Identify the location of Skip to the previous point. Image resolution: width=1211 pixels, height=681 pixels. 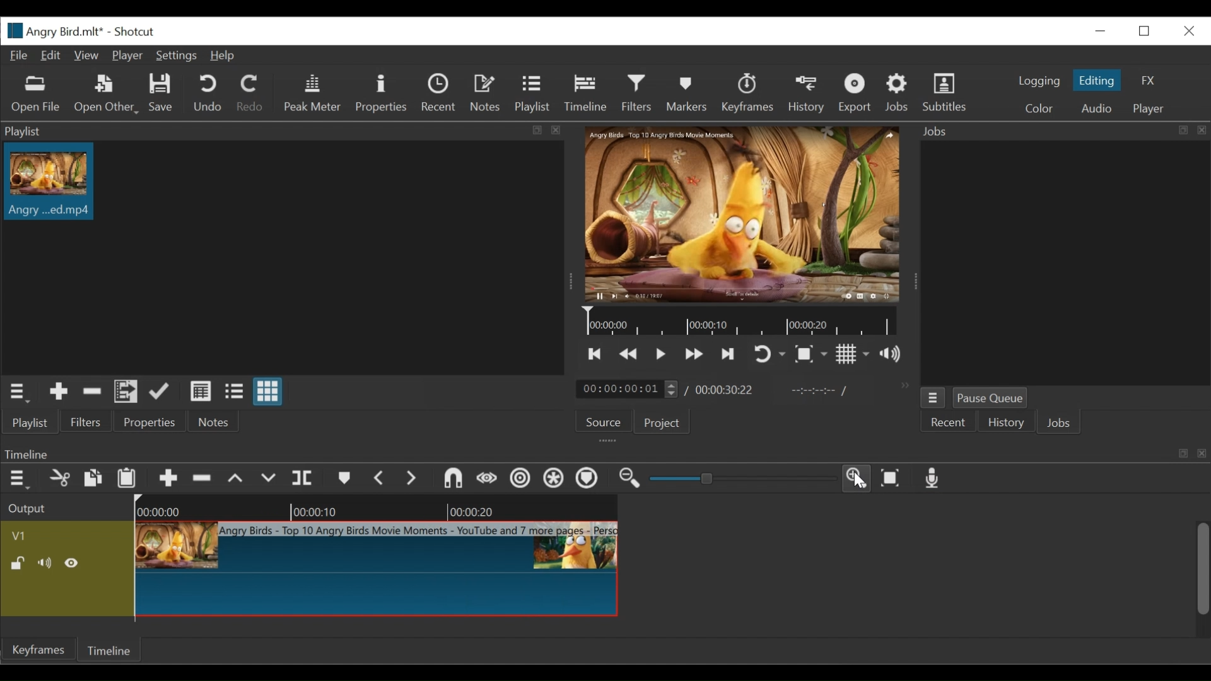
(596, 354).